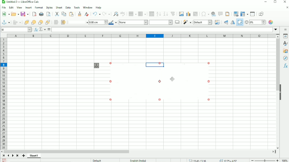 The width and height of the screenshot is (289, 162). What do you see at coordinates (160, 82) in the screenshot?
I see `Image` at bounding box center [160, 82].